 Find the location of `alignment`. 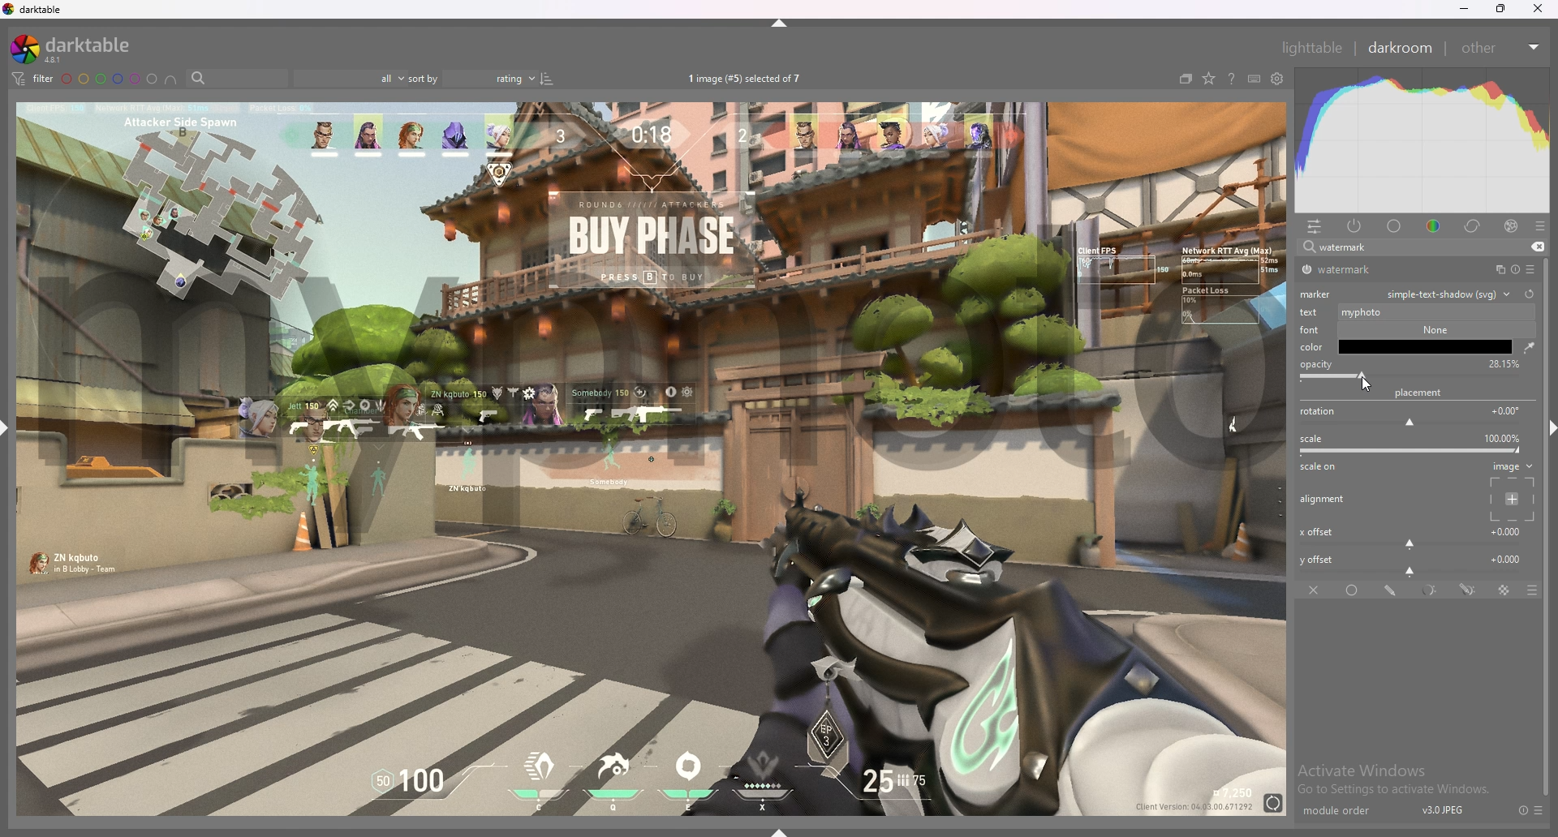

alignment is located at coordinates (1325, 500).